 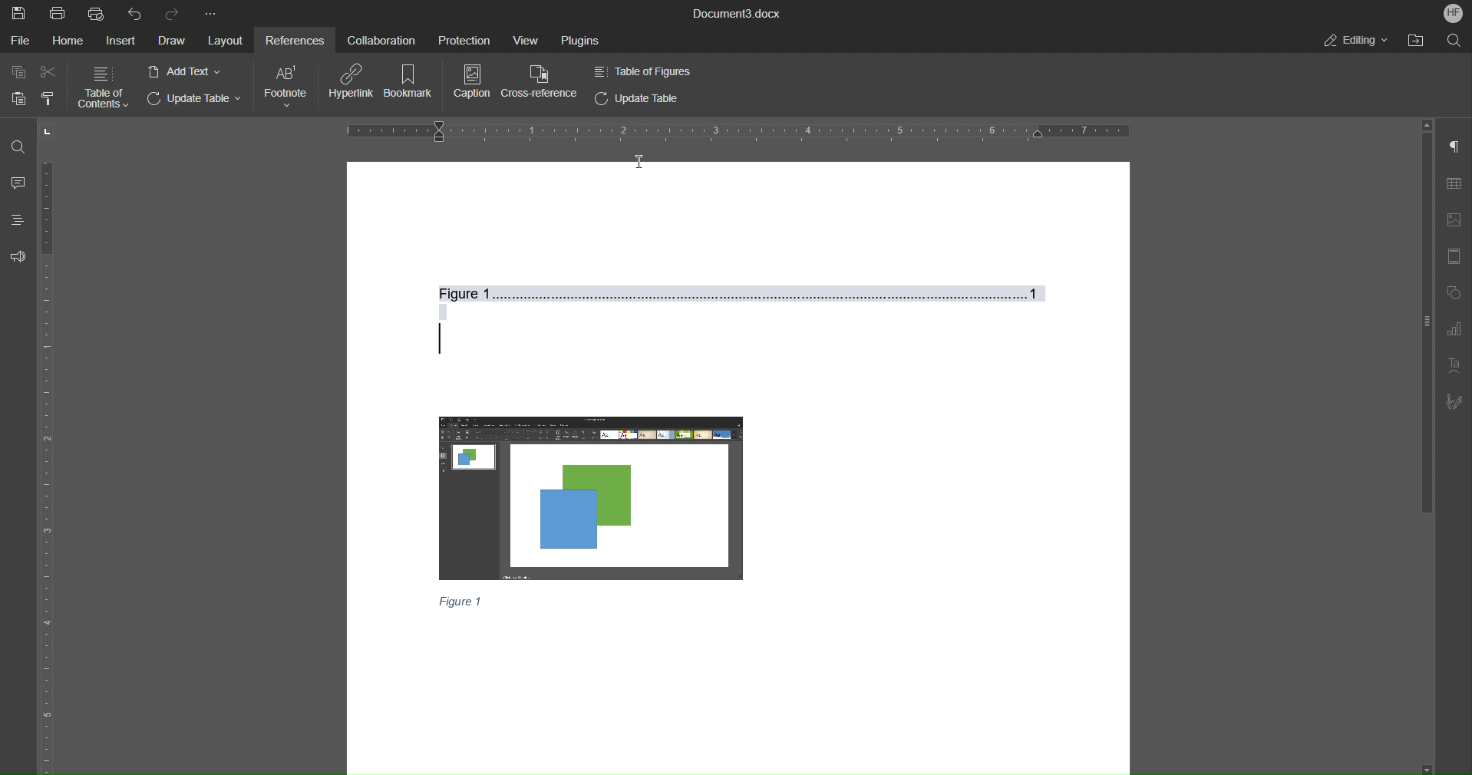 I want to click on Home, so click(x=71, y=41).